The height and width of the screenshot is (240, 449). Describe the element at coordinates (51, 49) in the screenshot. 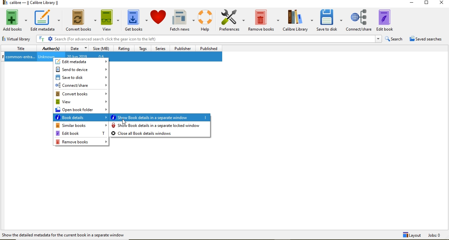

I see `author(s)` at that location.